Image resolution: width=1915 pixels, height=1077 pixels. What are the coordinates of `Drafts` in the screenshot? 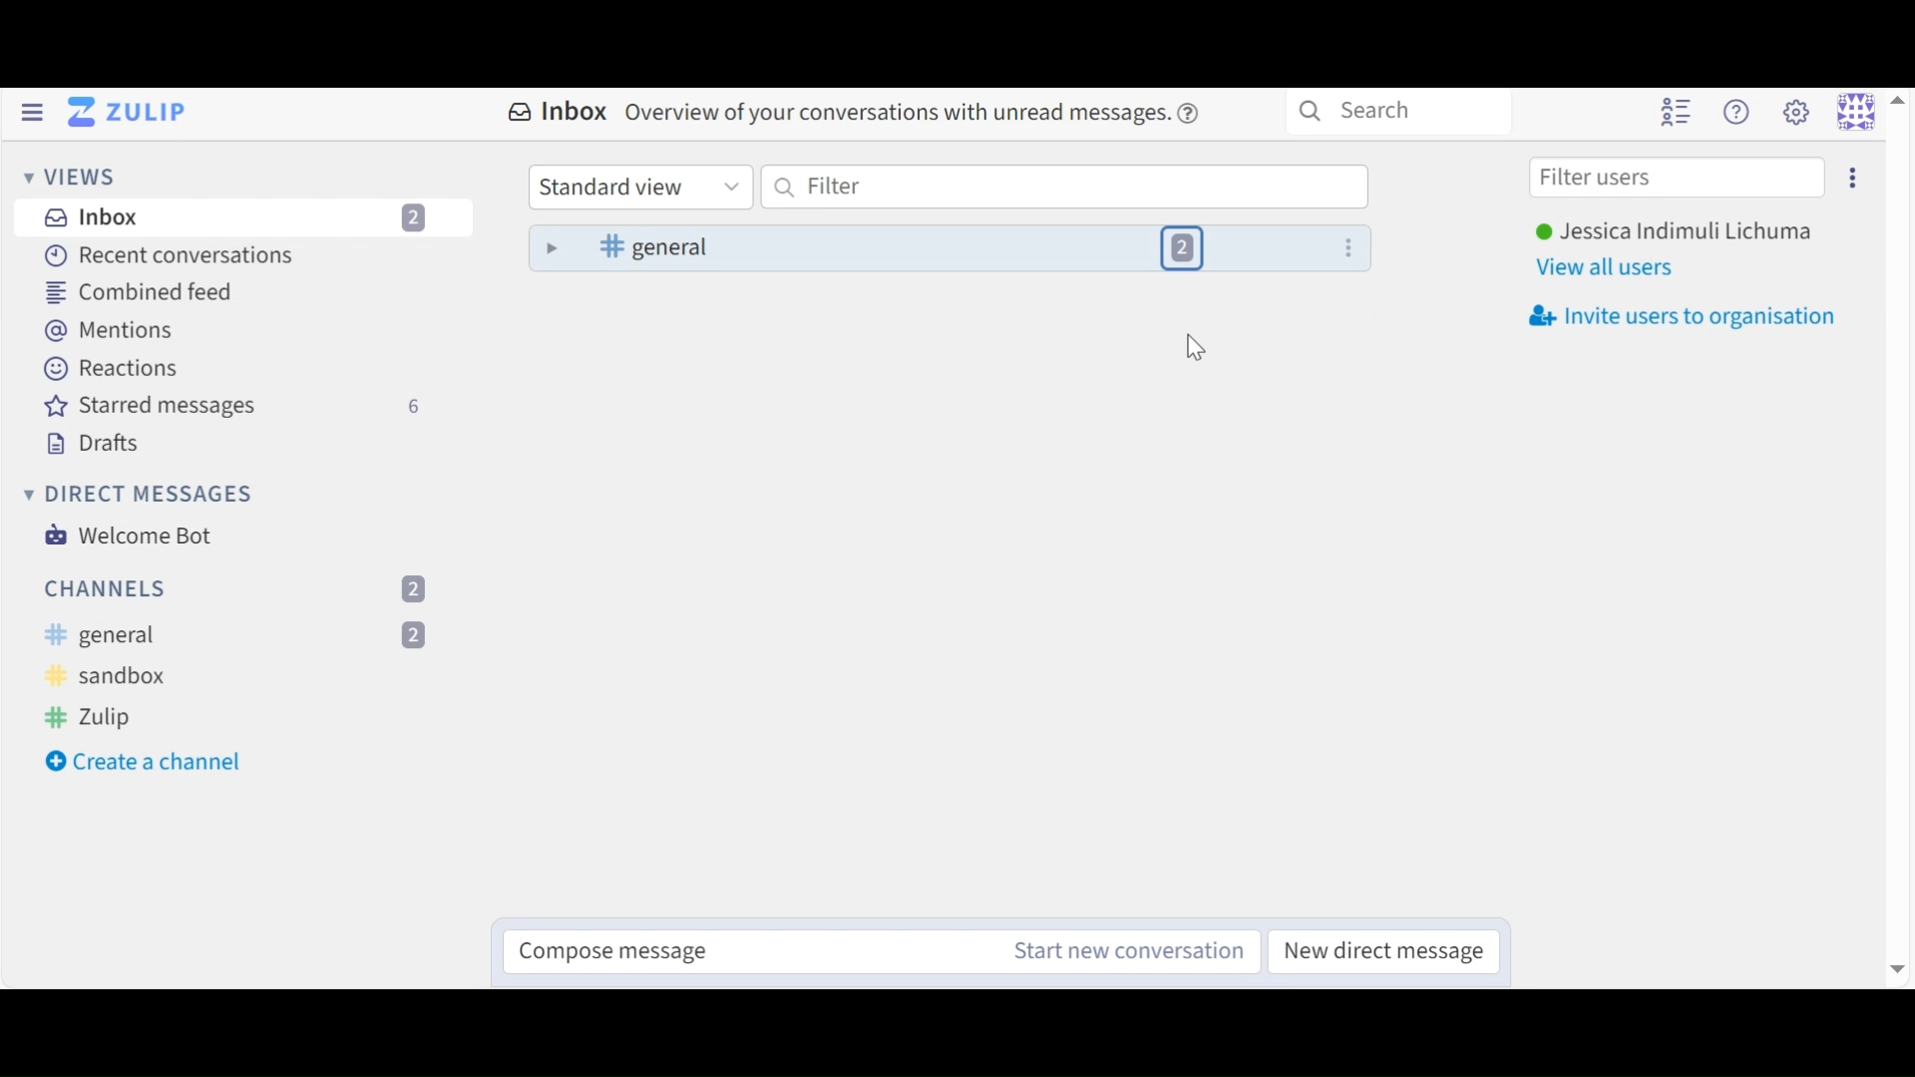 It's located at (107, 446).